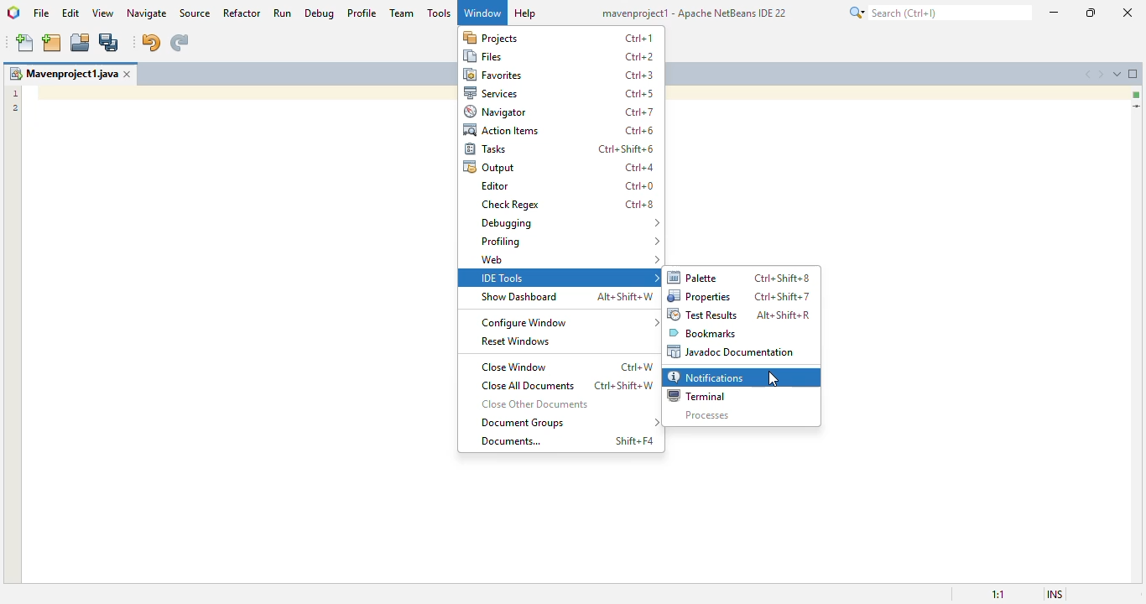  What do you see at coordinates (1128, 13) in the screenshot?
I see `close` at bounding box center [1128, 13].